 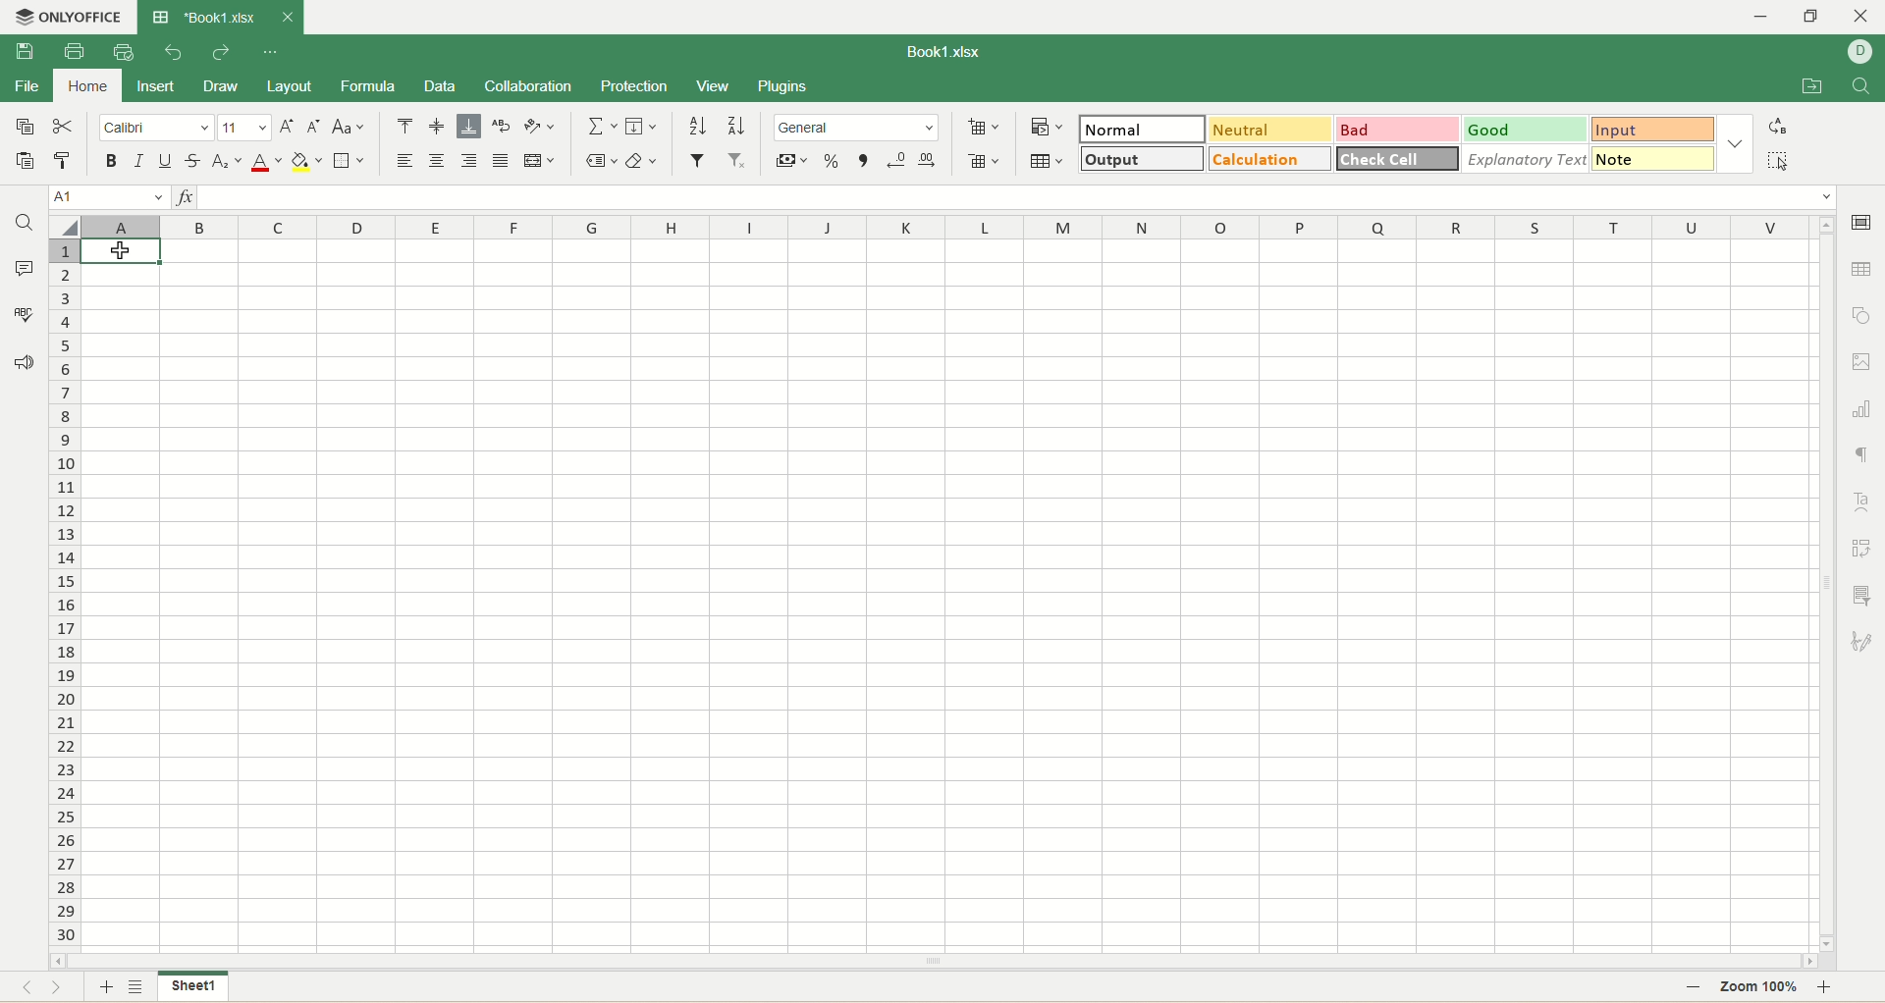 I want to click on quick print, so click(x=124, y=52).